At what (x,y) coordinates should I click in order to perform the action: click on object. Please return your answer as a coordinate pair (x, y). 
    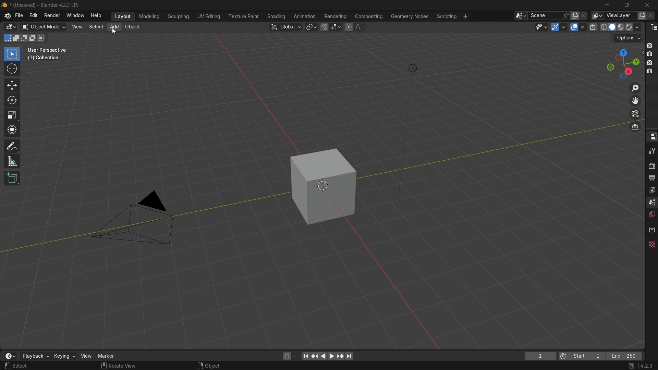
    Looking at the image, I should click on (210, 365).